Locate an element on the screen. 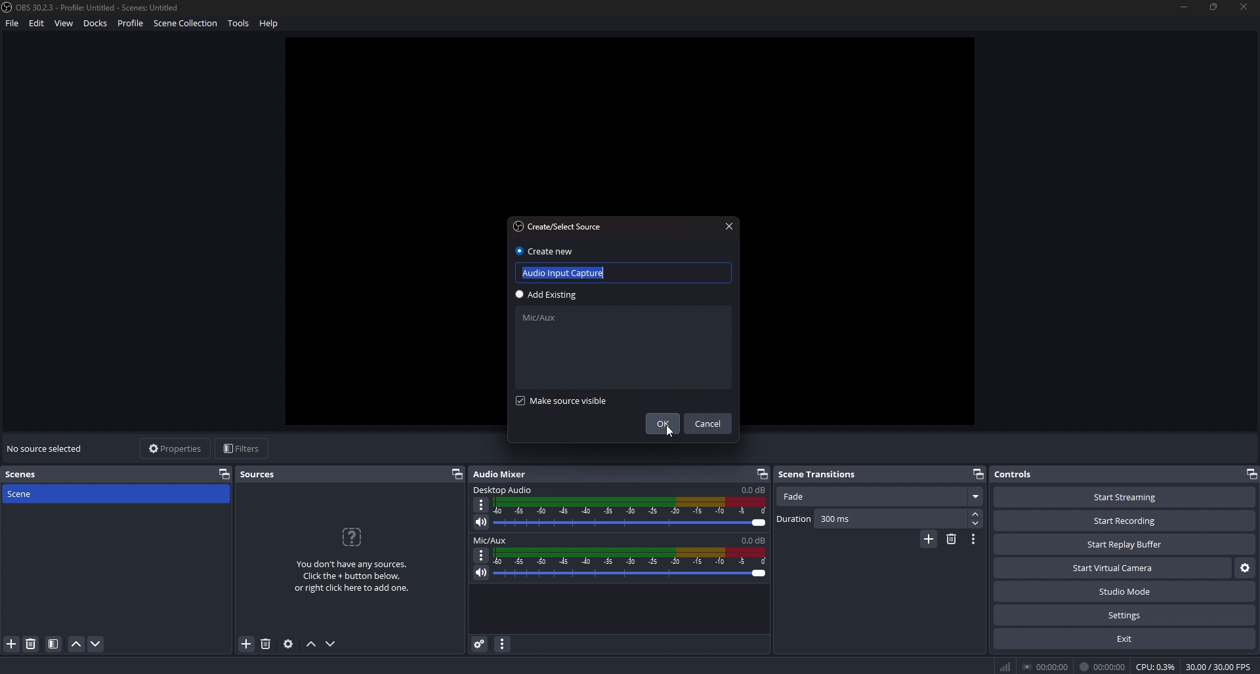  pop out is located at coordinates (457, 475).